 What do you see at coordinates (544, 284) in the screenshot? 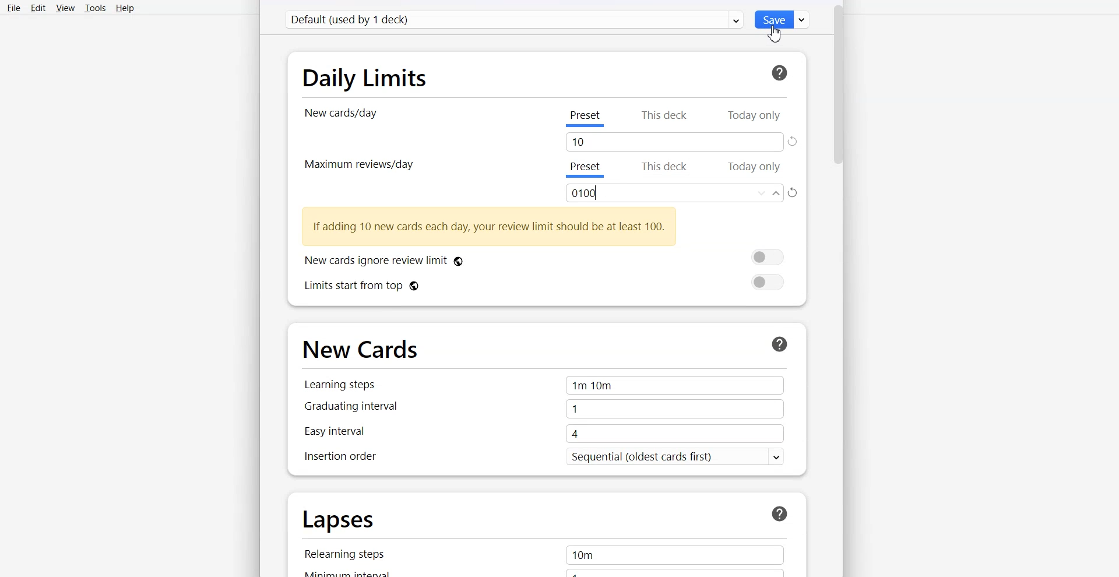
I see `Limits start from top ` at bounding box center [544, 284].